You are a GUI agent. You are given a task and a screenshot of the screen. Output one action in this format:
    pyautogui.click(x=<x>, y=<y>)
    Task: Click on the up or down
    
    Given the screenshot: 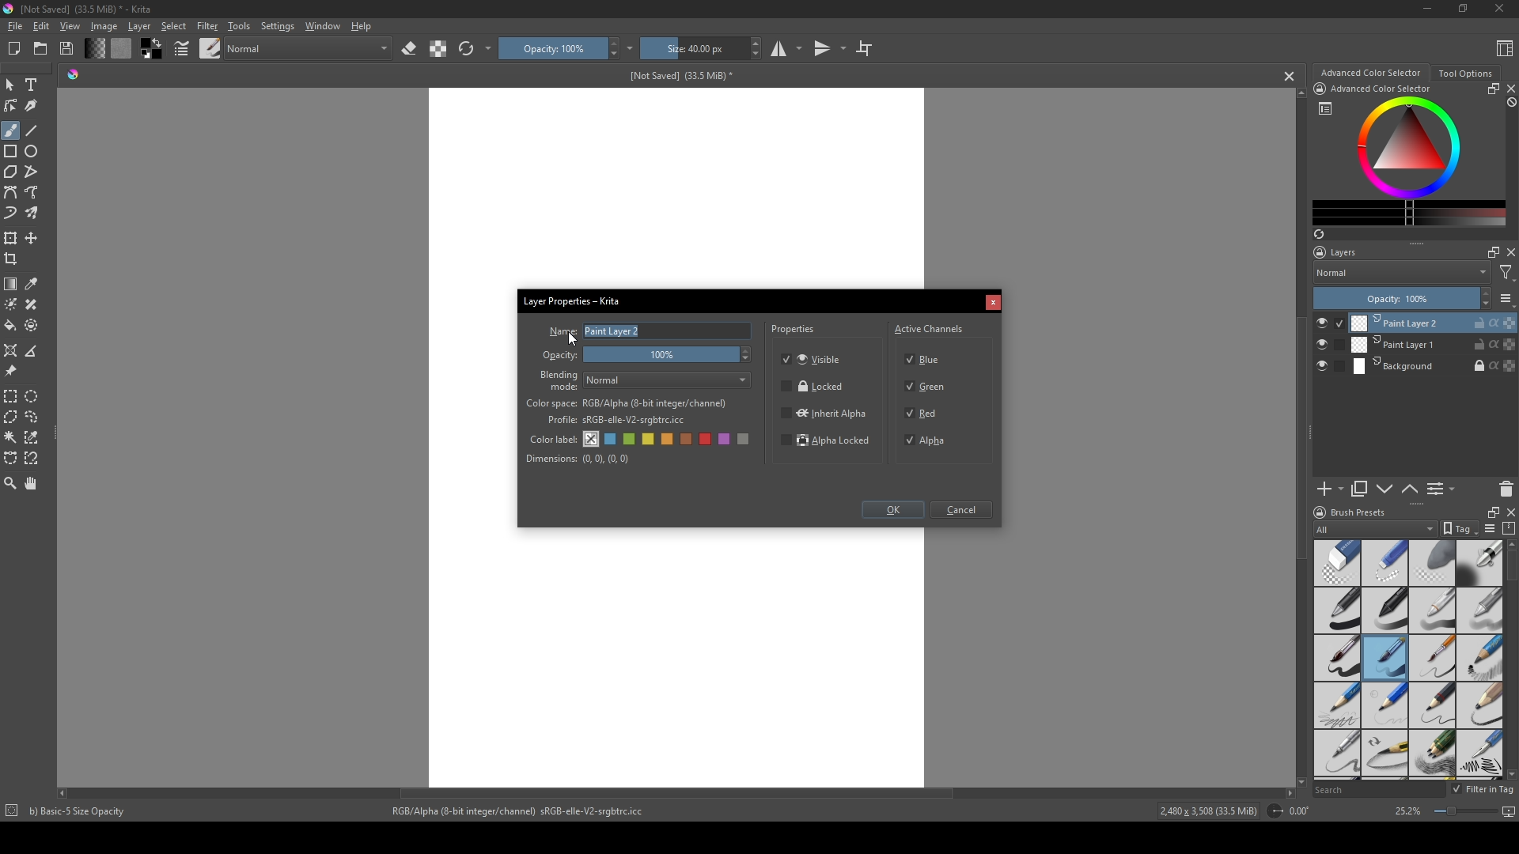 What is the action you would take?
    pyautogui.click(x=1411, y=489)
    